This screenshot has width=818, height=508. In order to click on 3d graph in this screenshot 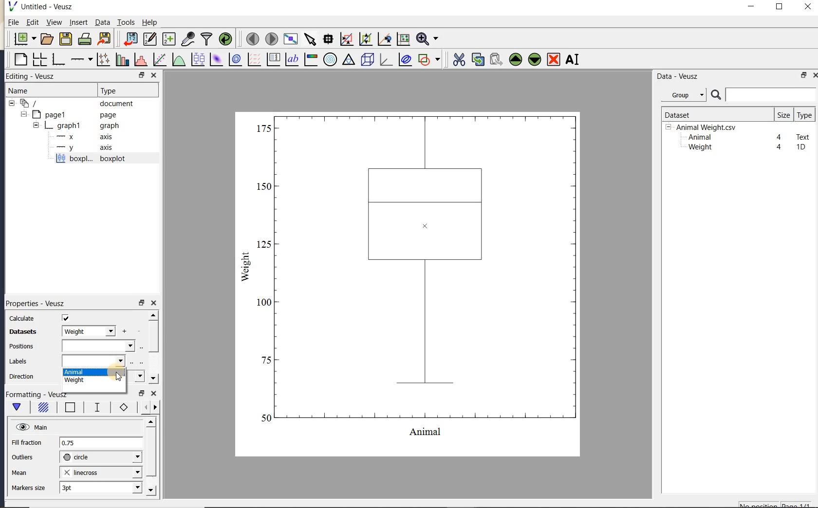, I will do `click(385, 59)`.